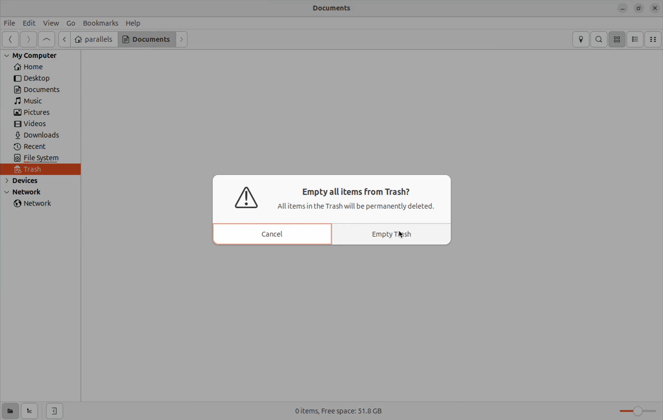 The height and width of the screenshot is (420, 663). I want to click on warning, so click(249, 199).